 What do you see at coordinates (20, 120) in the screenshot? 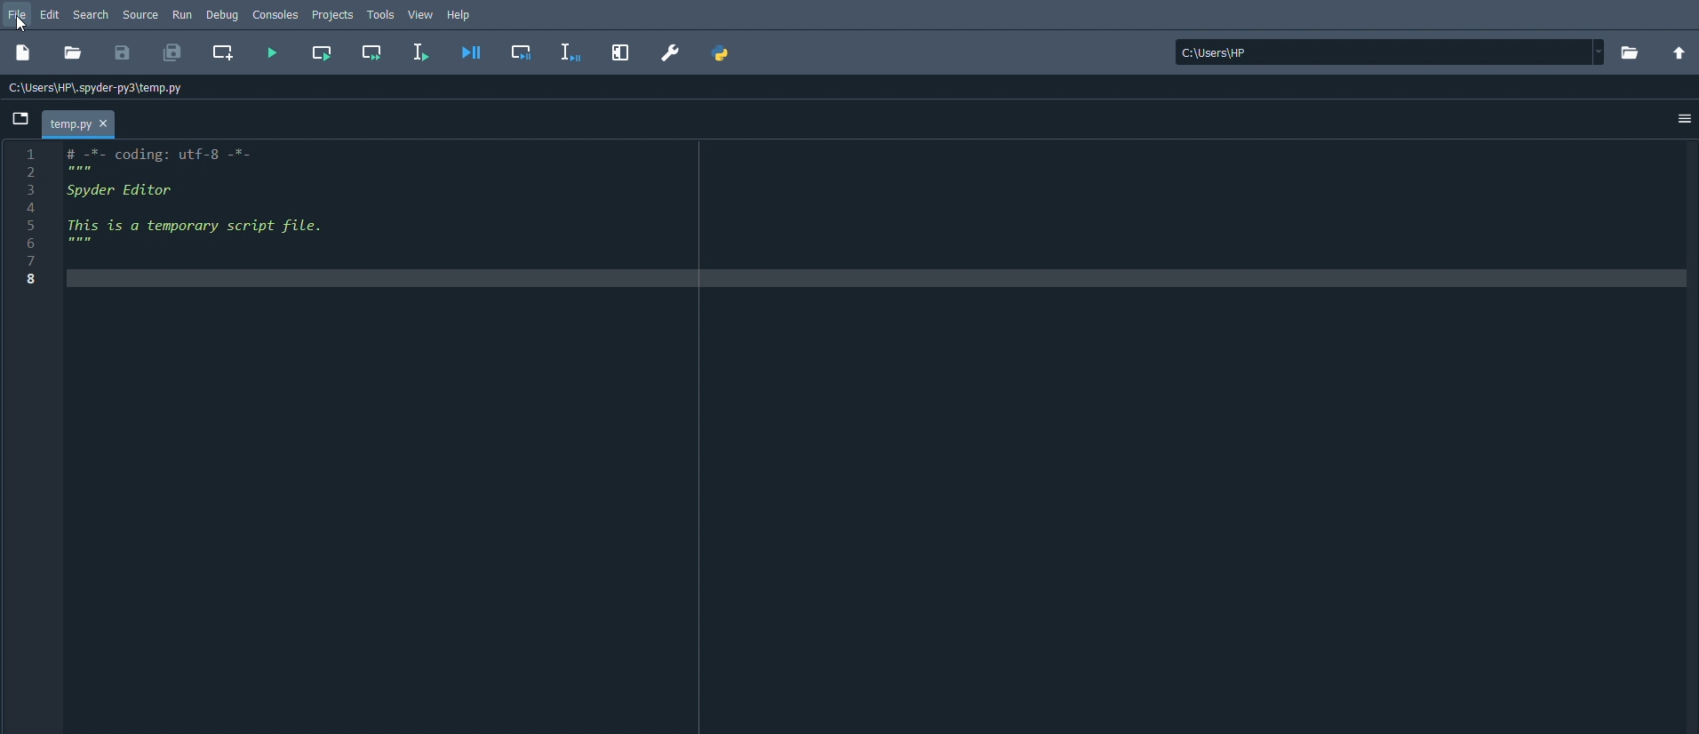
I see `Browse tabs` at bounding box center [20, 120].